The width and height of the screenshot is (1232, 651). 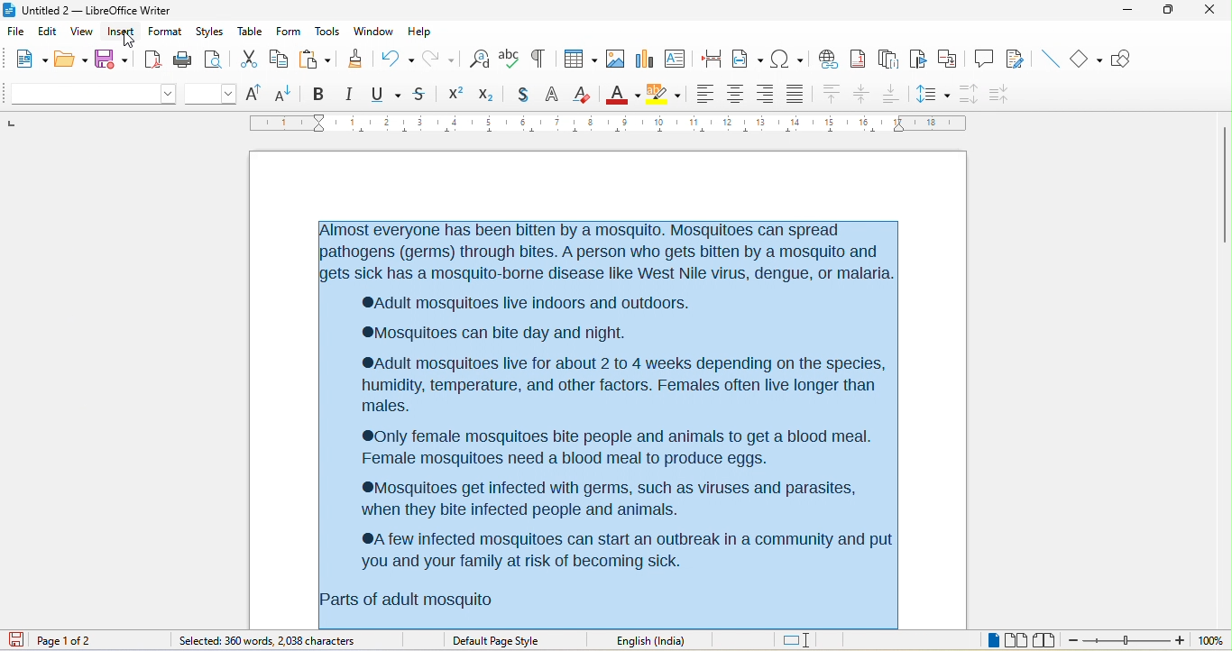 I want to click on zoom level, so click(x=1210, y=641).